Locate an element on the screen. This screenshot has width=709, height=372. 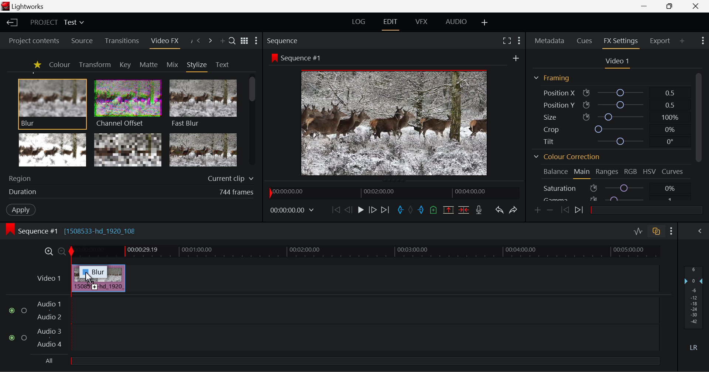
Add Panel is located at coordinates (222, 42).